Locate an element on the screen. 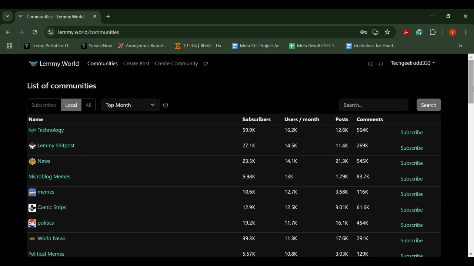 Image resolution: width=474 pixels, height=266 pixels. Users/month is located at coordinates (302, 119).